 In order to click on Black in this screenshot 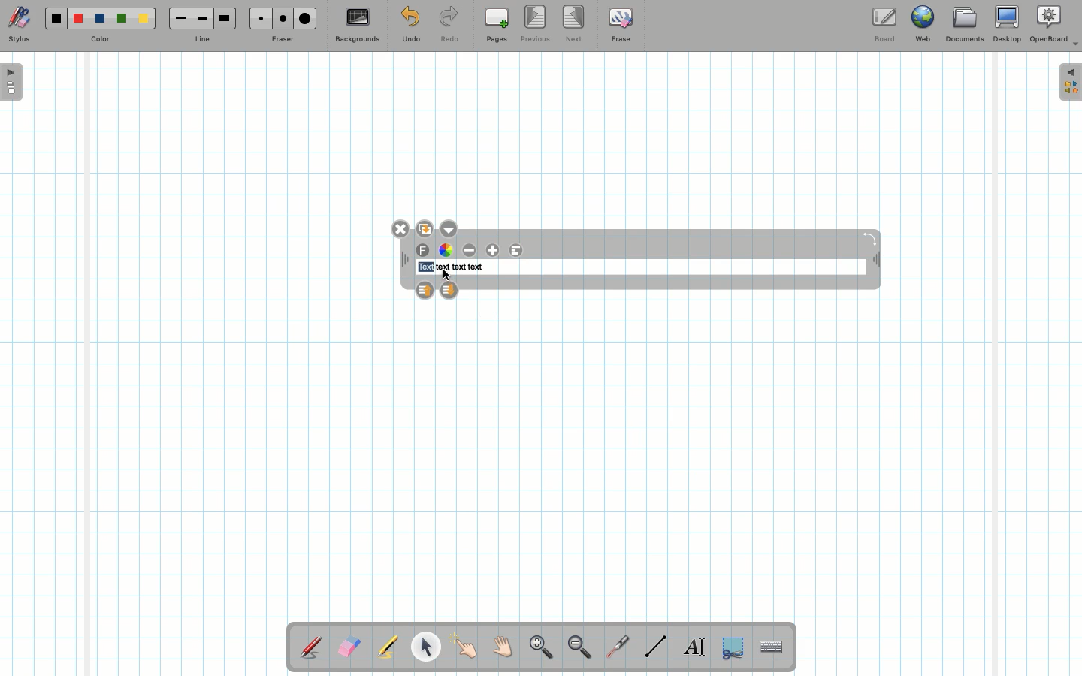, I will do `click(55, 18)`.